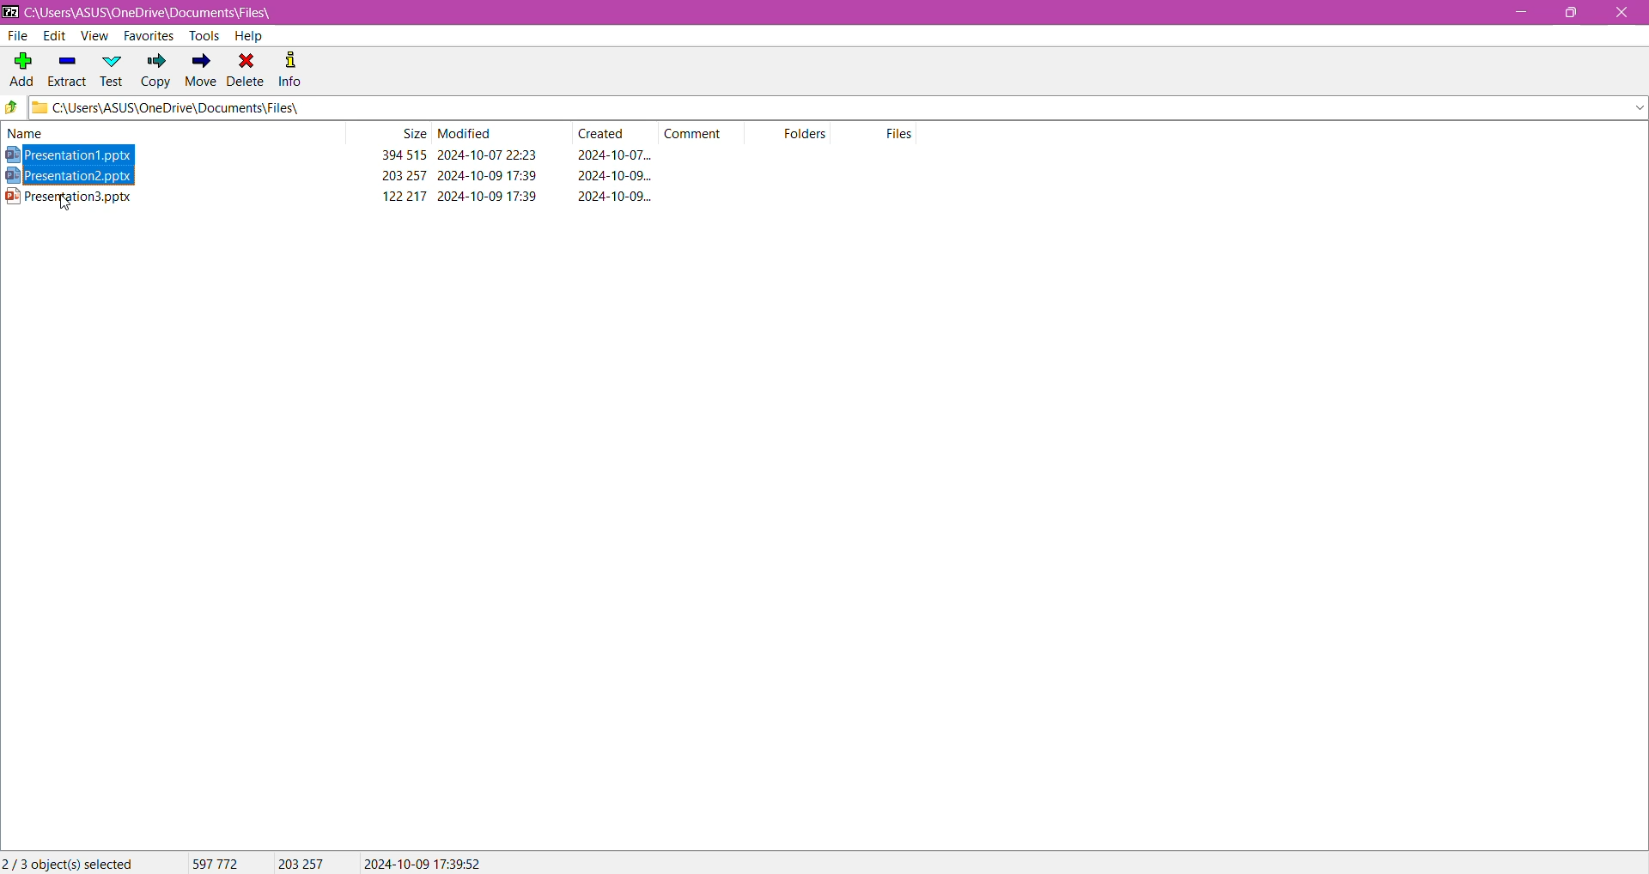 The height and width of the screenshot is (874, 1649). Describe the element at coordinates (1622, 14) in the screenshot. I see `Close` at that location.